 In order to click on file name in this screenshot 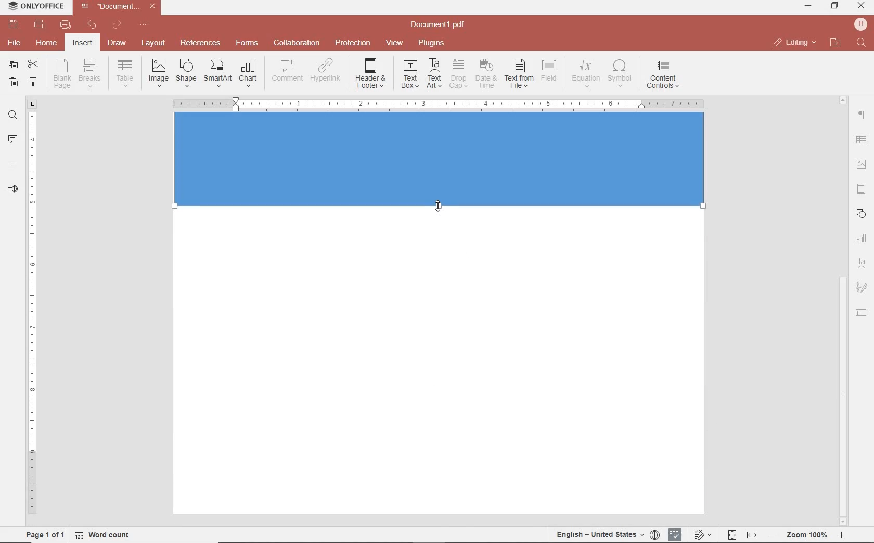, I will do `click(441, 25)`.